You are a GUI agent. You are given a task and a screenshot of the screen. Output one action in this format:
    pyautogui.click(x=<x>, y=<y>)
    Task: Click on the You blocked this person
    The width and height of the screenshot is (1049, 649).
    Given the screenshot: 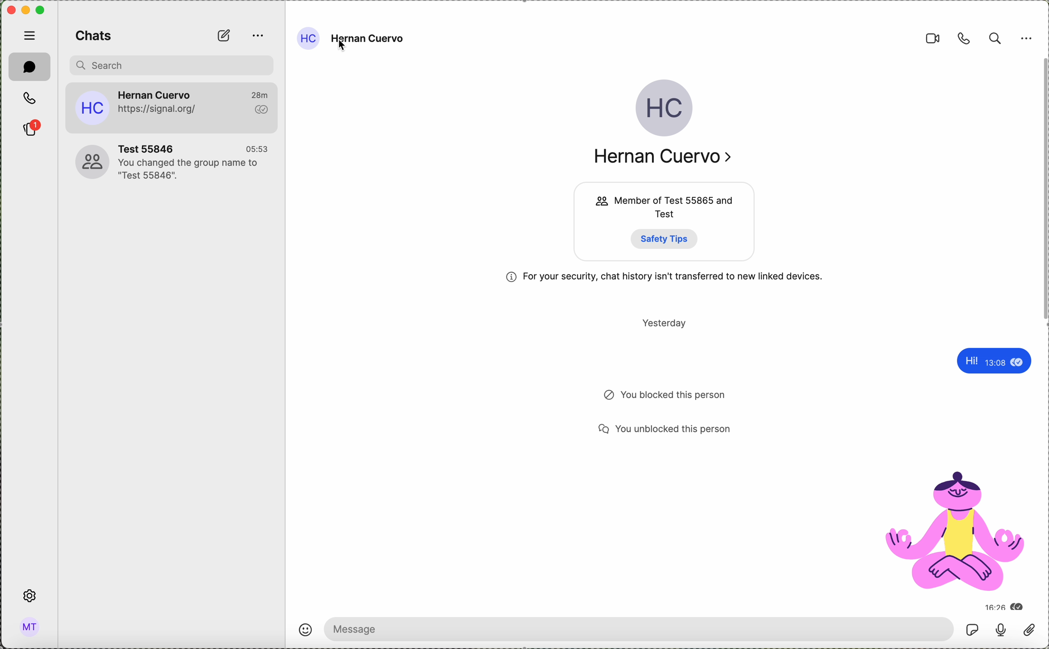 What is the action you would take?
    pyautogui.click(x=675, y=396)
    